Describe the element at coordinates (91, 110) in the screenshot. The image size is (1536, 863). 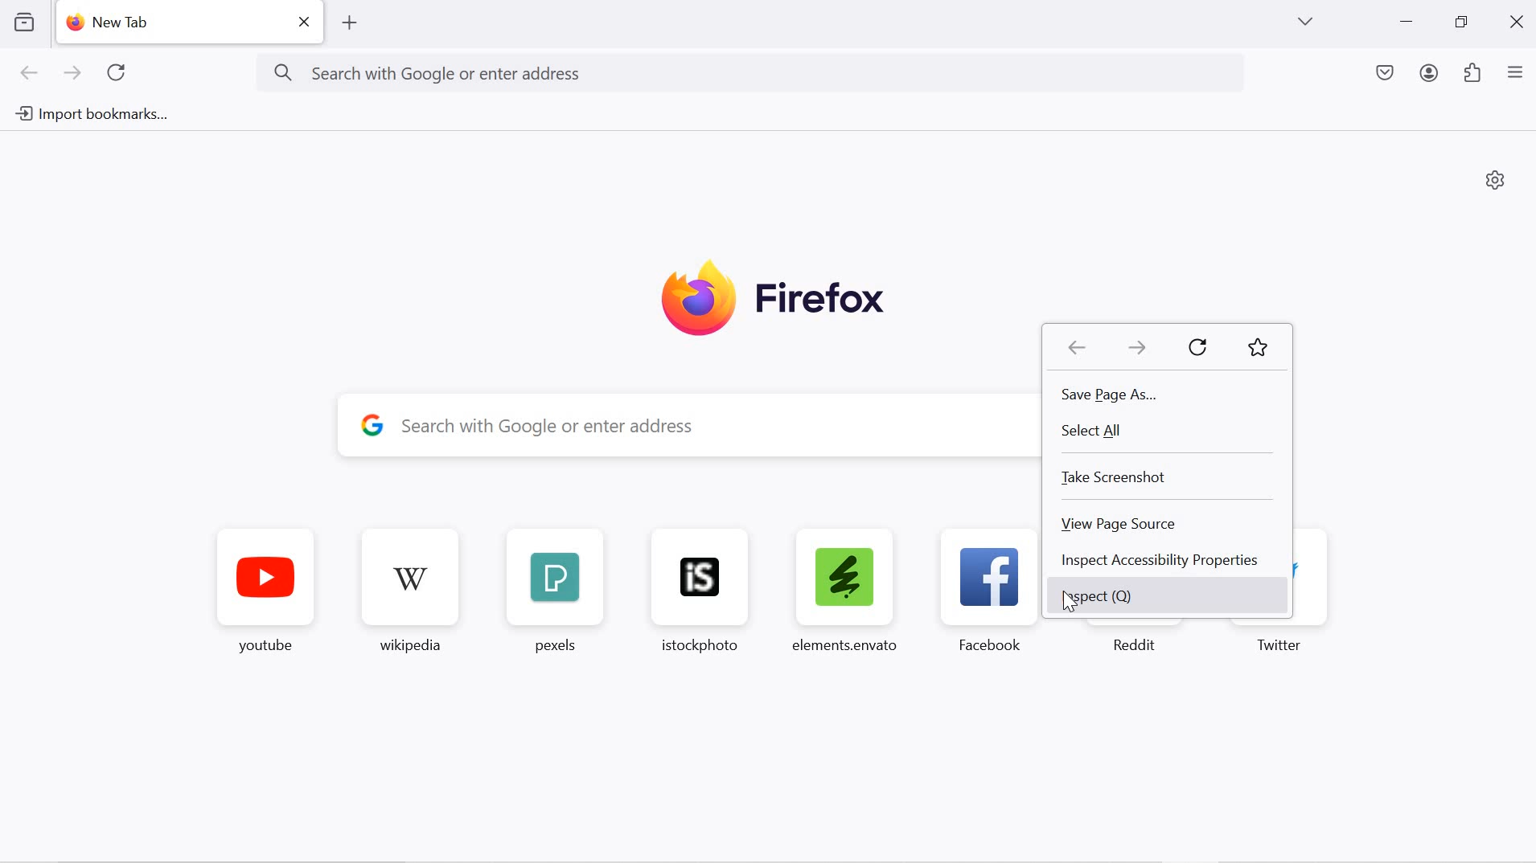
I see `Import bookmarks` at that location.